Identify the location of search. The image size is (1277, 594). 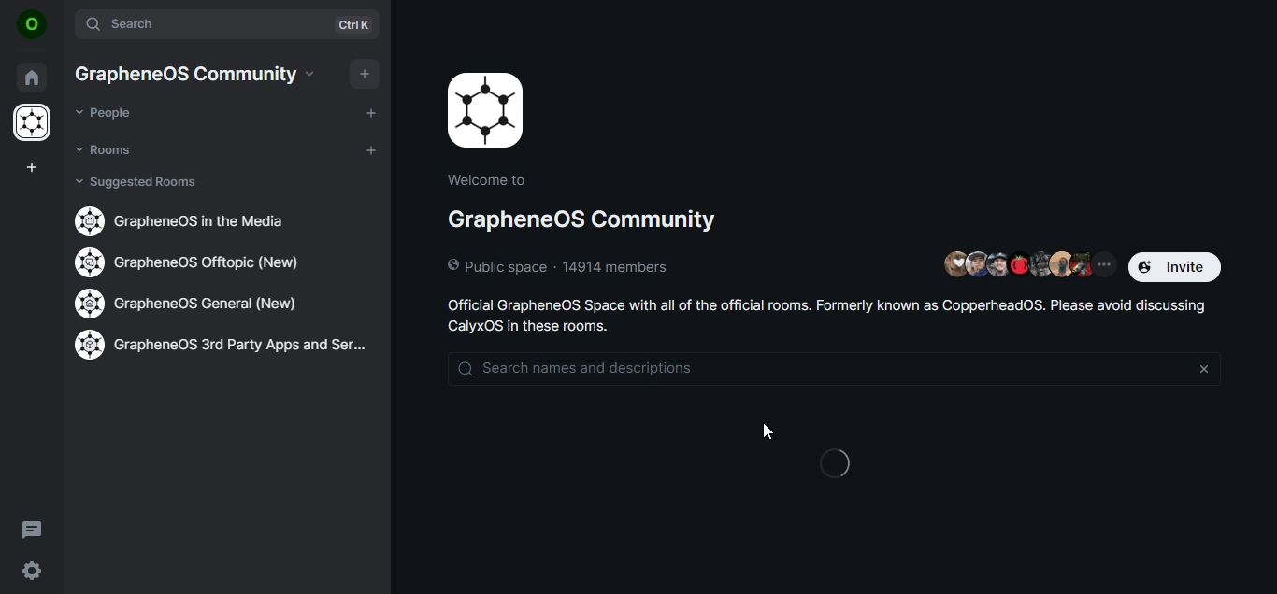
(229, 25).